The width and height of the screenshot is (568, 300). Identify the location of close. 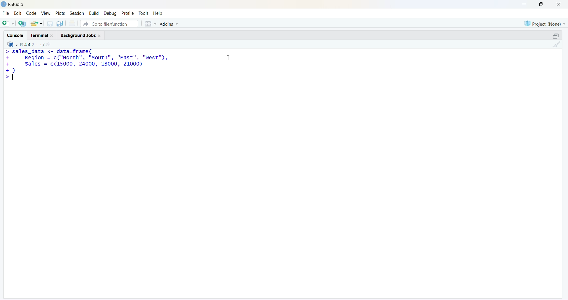
(561, 4).